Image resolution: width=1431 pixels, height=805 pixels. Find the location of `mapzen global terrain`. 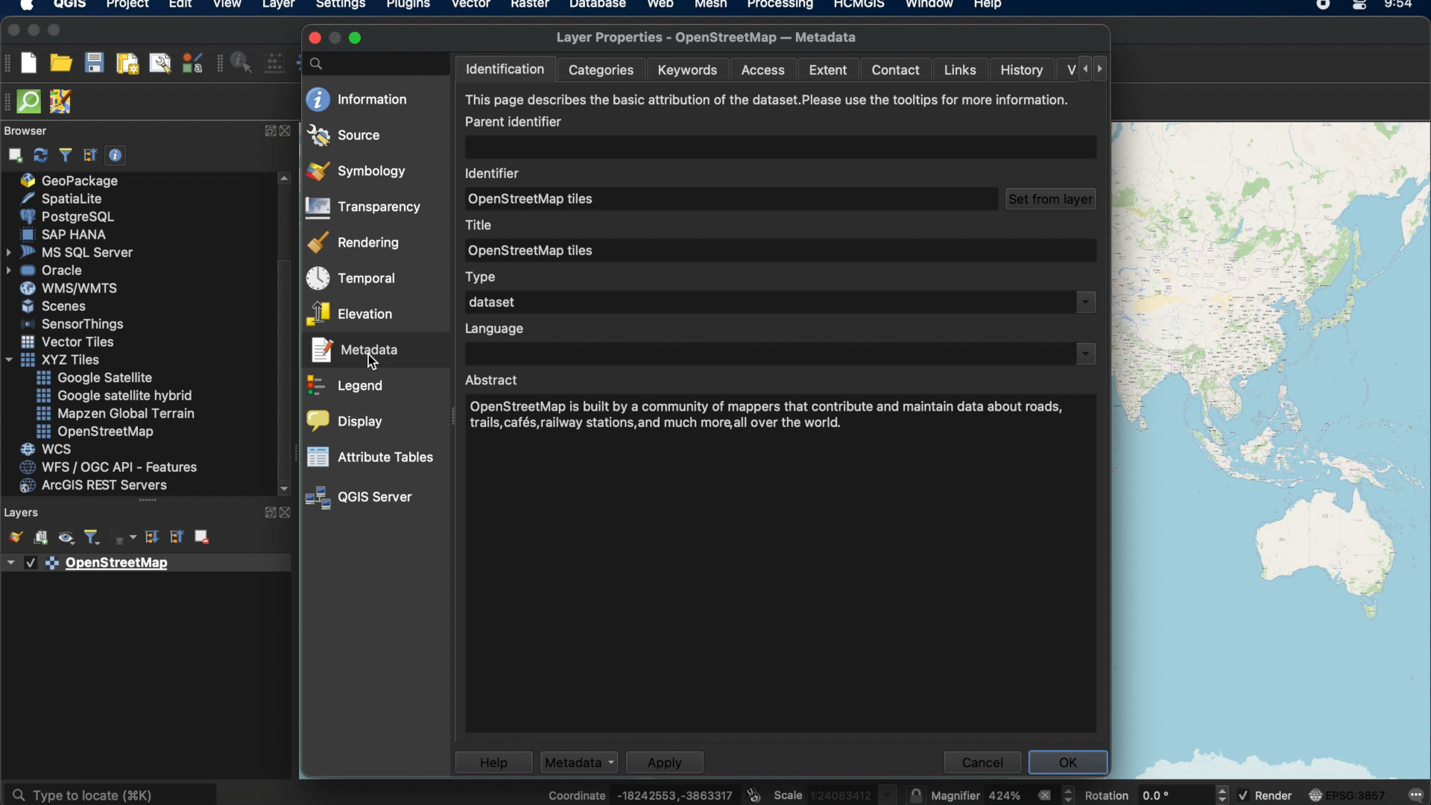

mapzen global terrain is located at coordinates (114, 414).